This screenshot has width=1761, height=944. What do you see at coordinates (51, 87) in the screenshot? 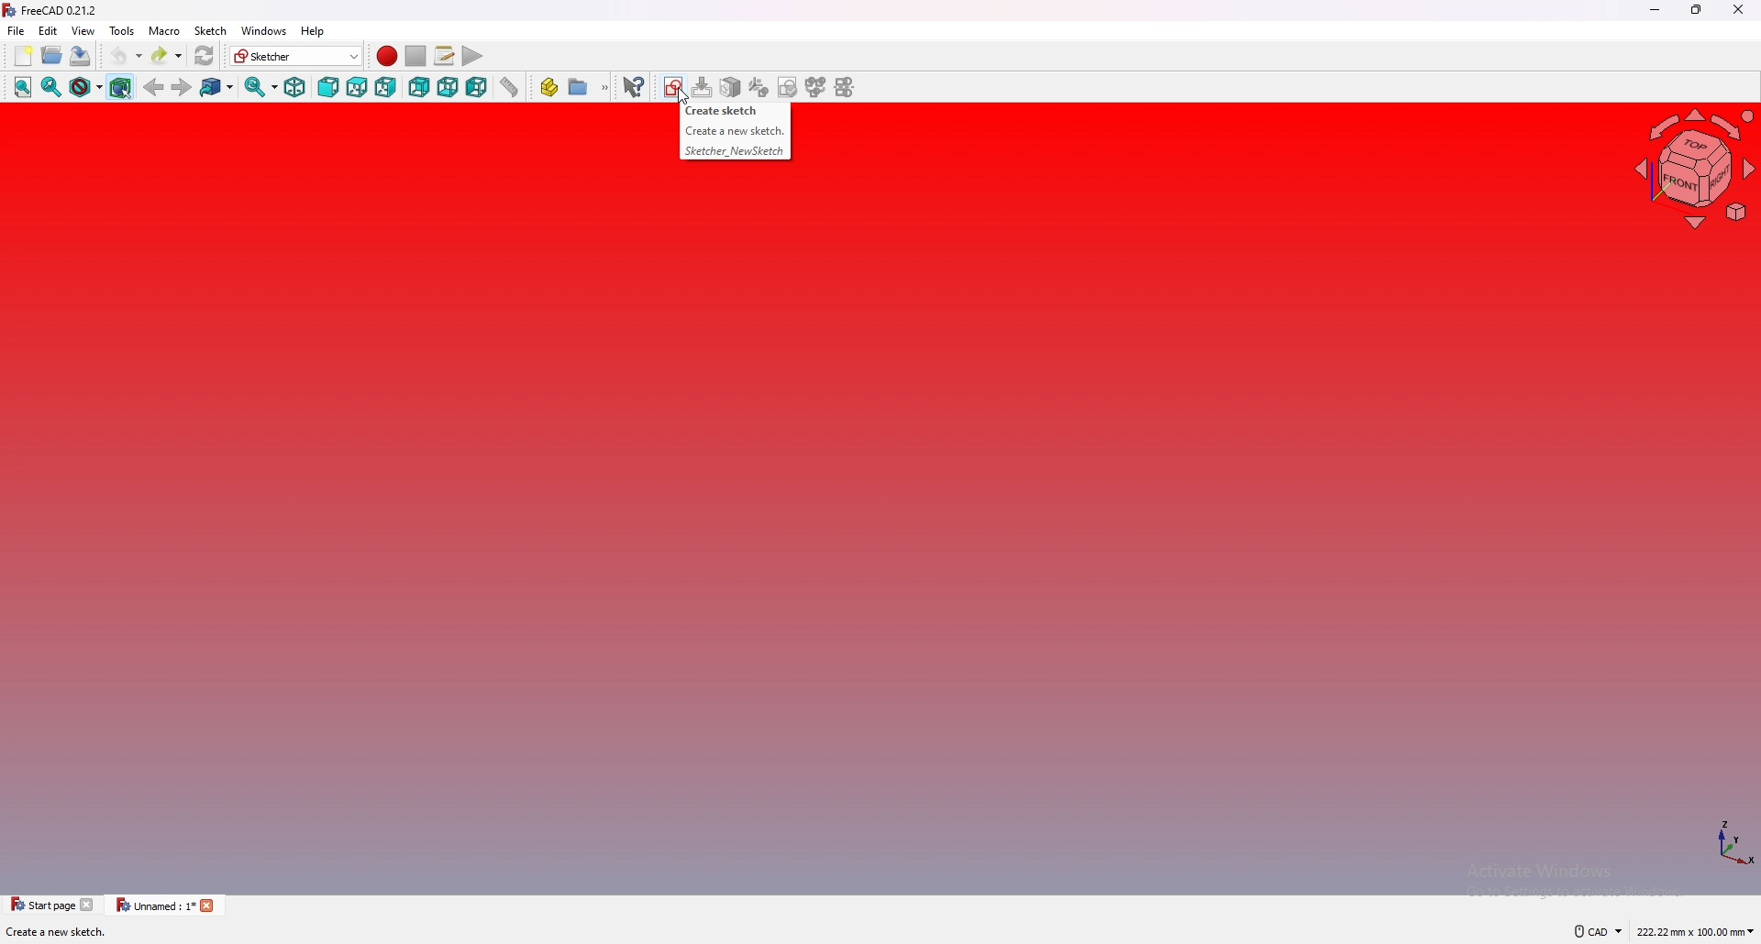
I see `fit selection` at bounding box center [51, 87].